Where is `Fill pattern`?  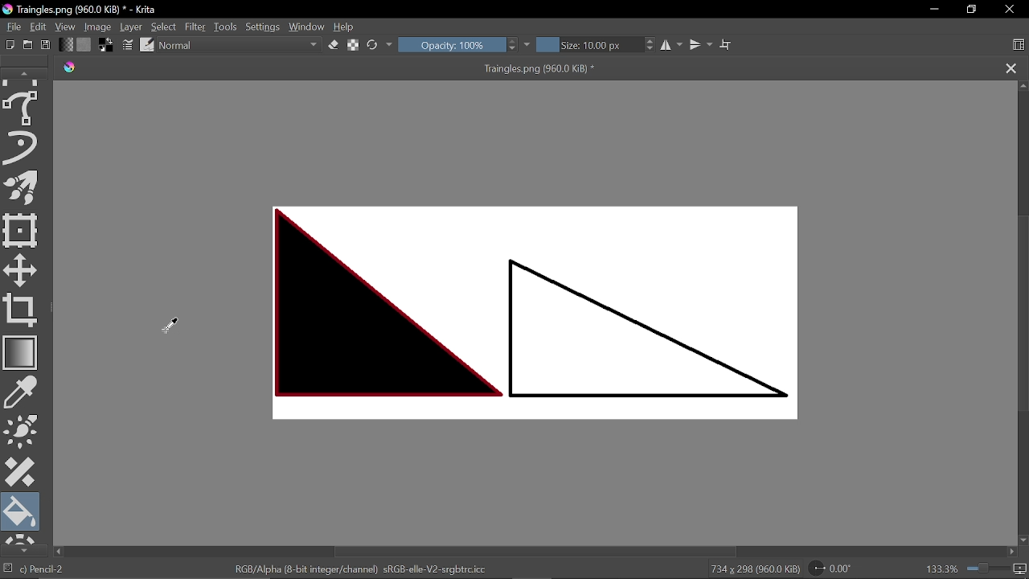
Fill pattern is located at coordinates (84, 44).